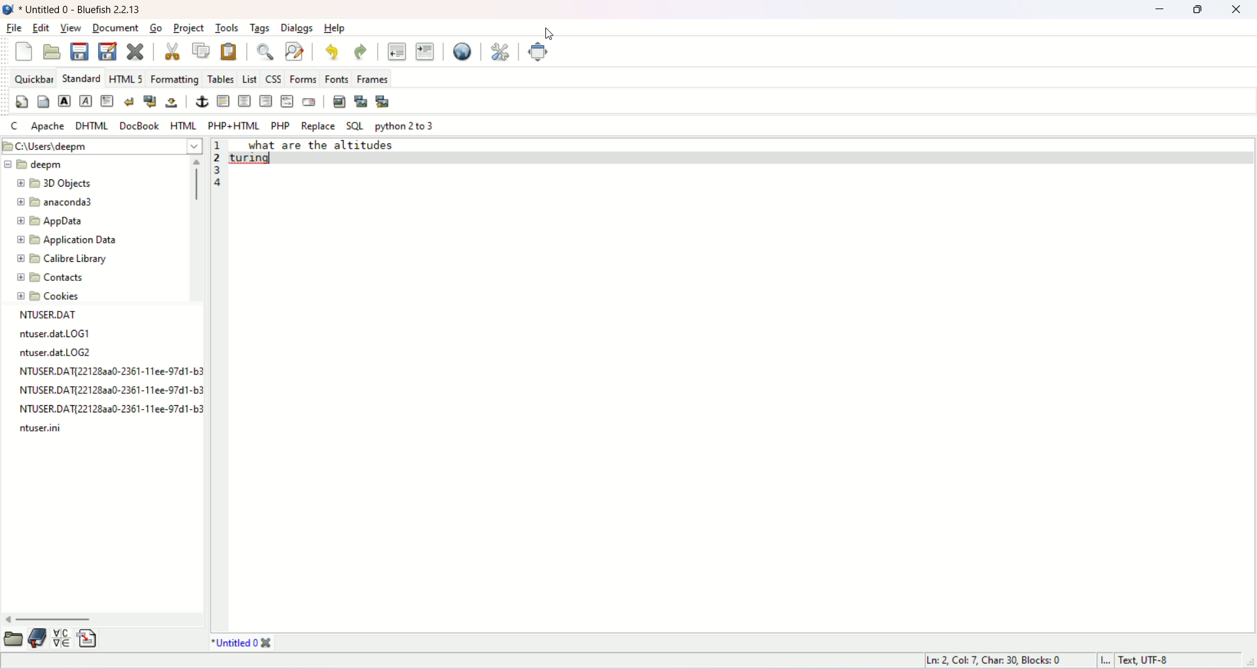  Describe the element at coordinates (175, 78) in the screenshot. I see `formatting` at that location.